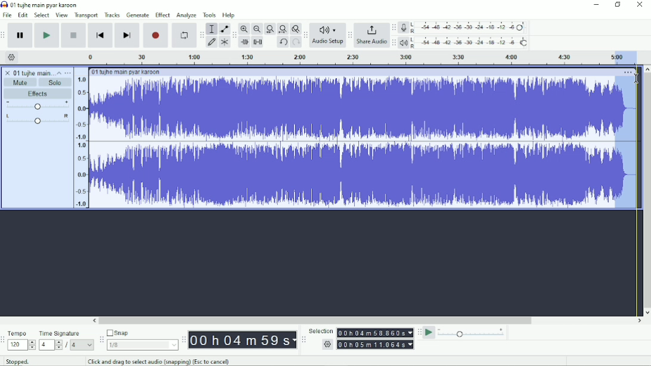 This screenshot has width=651, height=366. I want to click on 4, so click(50, 346).